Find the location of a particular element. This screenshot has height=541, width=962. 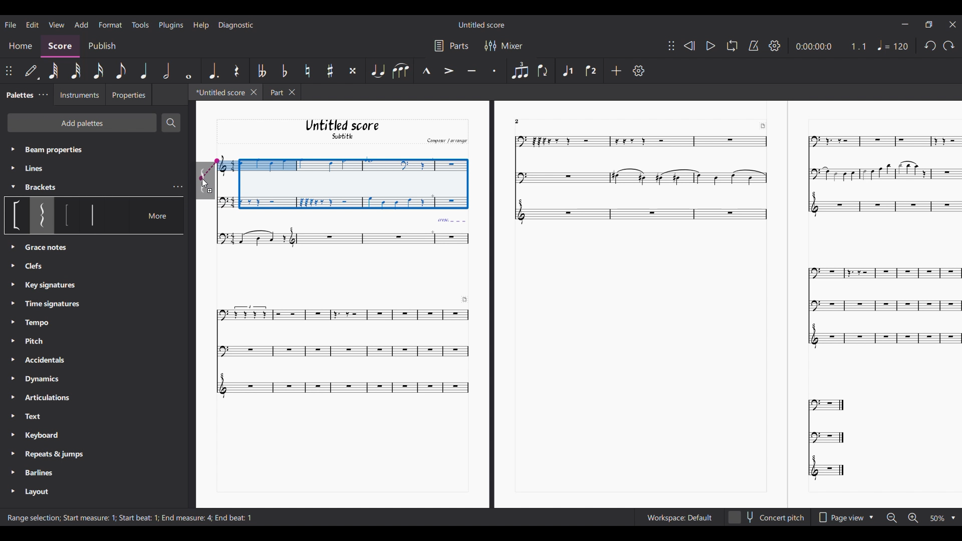

Change position is located at coordinates (9, 71).